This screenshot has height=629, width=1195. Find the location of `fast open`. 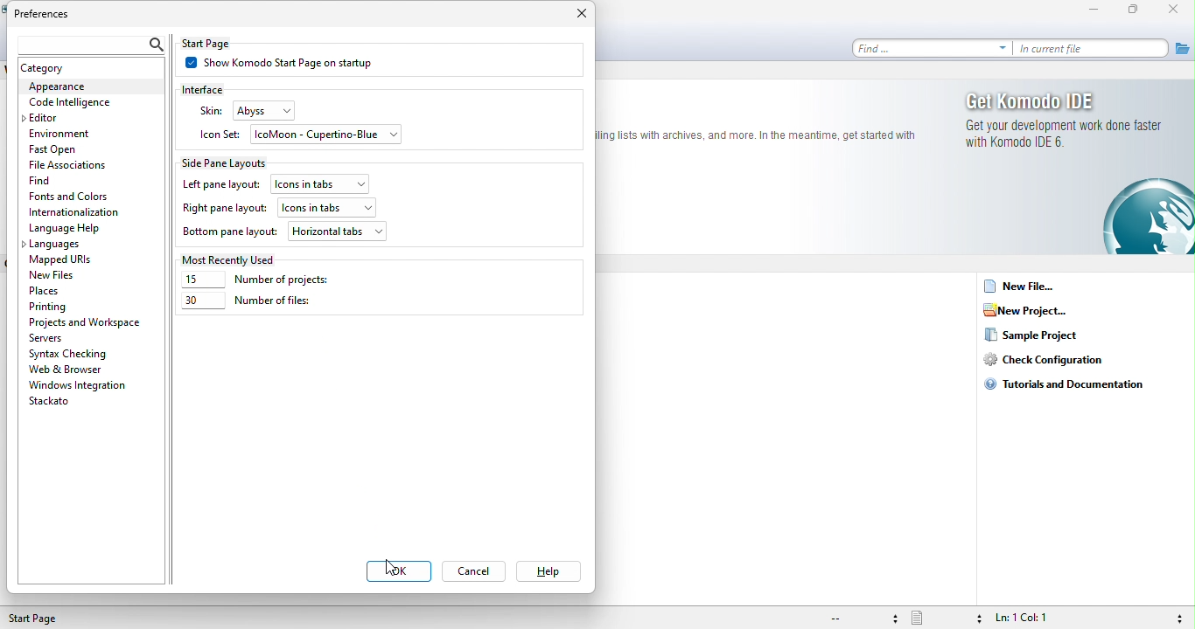

fast open is located at coordinates (75, 151).